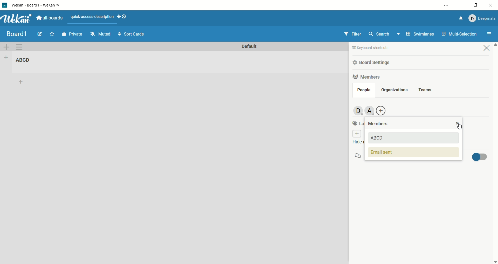 This screenshot has width=498, height=264. I want to click on add, so click(382, 110).